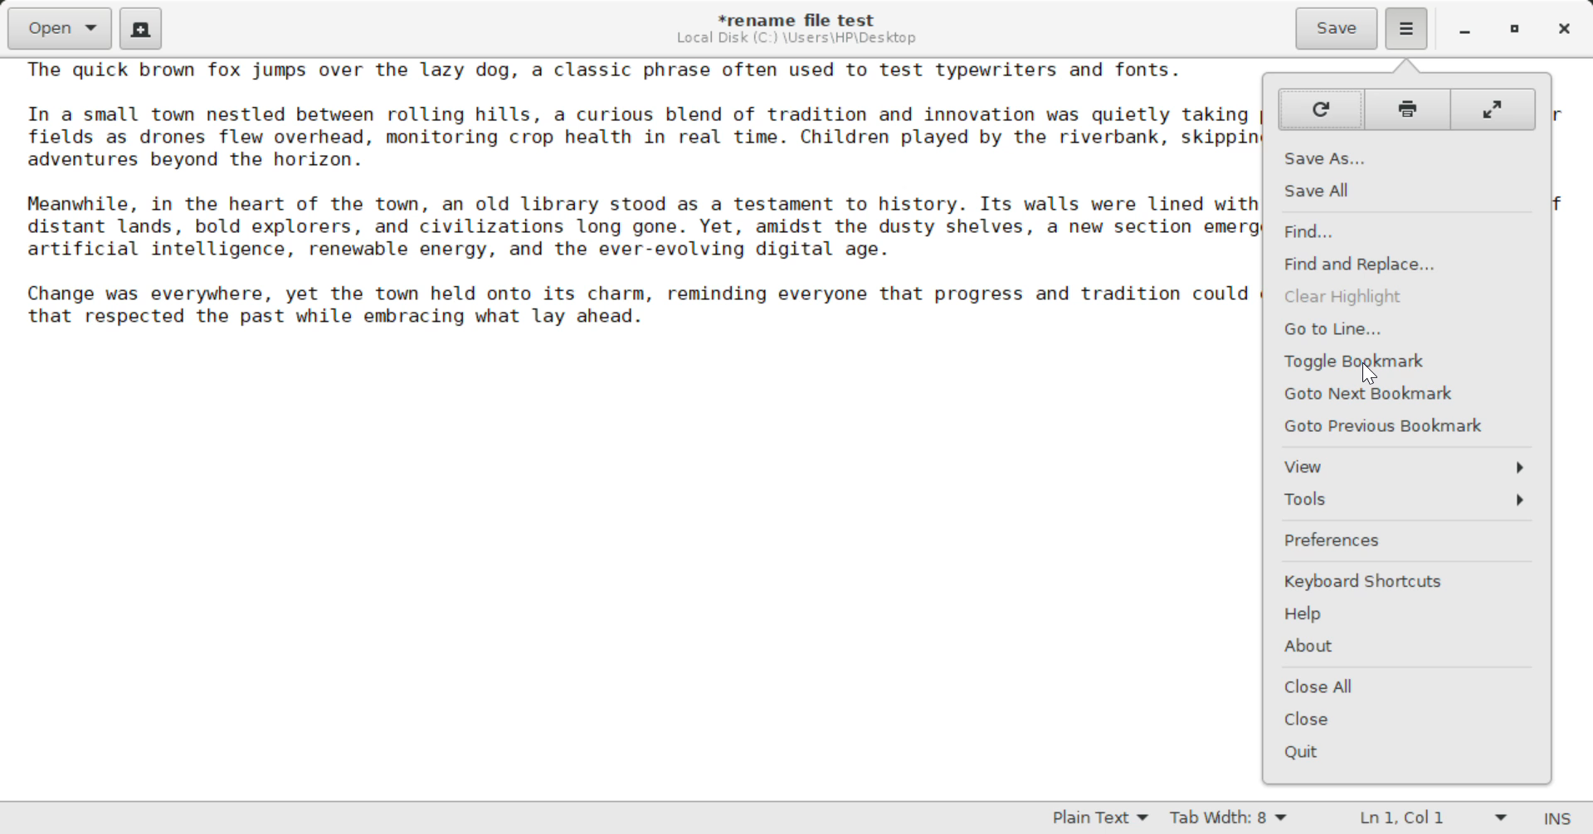 The height and width of the screenshot is (834, 1593). What do you see at coordinates (1517, 32) in the screenshot?
I see `Minimize` at bounding box center [1517, 32].